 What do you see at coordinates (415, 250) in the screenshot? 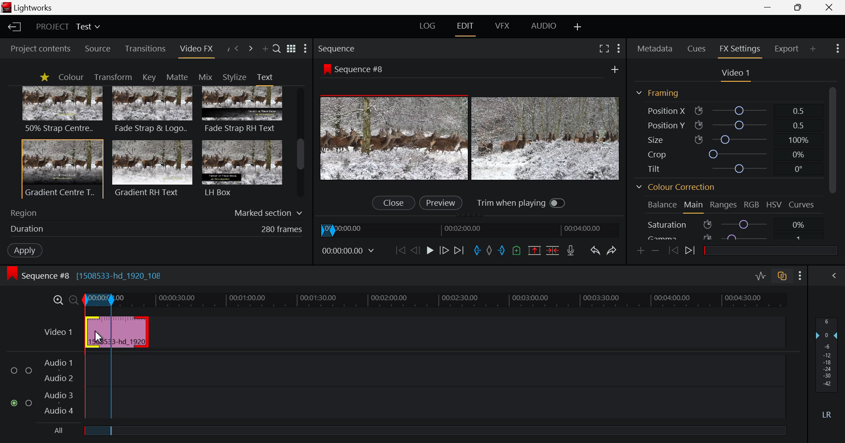
I see `Go Back` at bounding box center [415, 250].